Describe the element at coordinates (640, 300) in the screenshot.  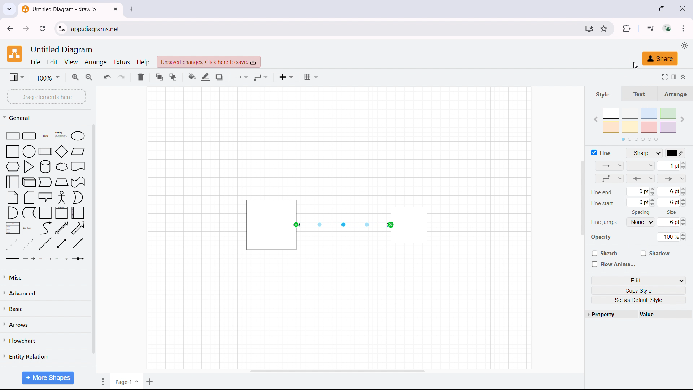
I see `set as default style` at that location.